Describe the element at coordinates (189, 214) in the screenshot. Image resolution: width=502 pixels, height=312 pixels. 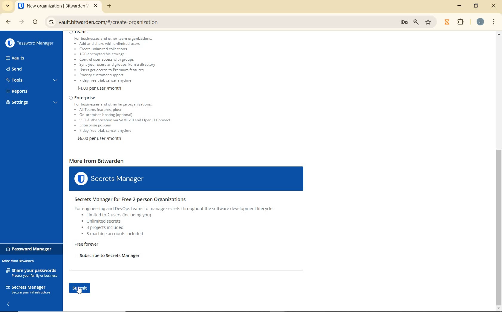
I see `More from Bitwarden` at that location.